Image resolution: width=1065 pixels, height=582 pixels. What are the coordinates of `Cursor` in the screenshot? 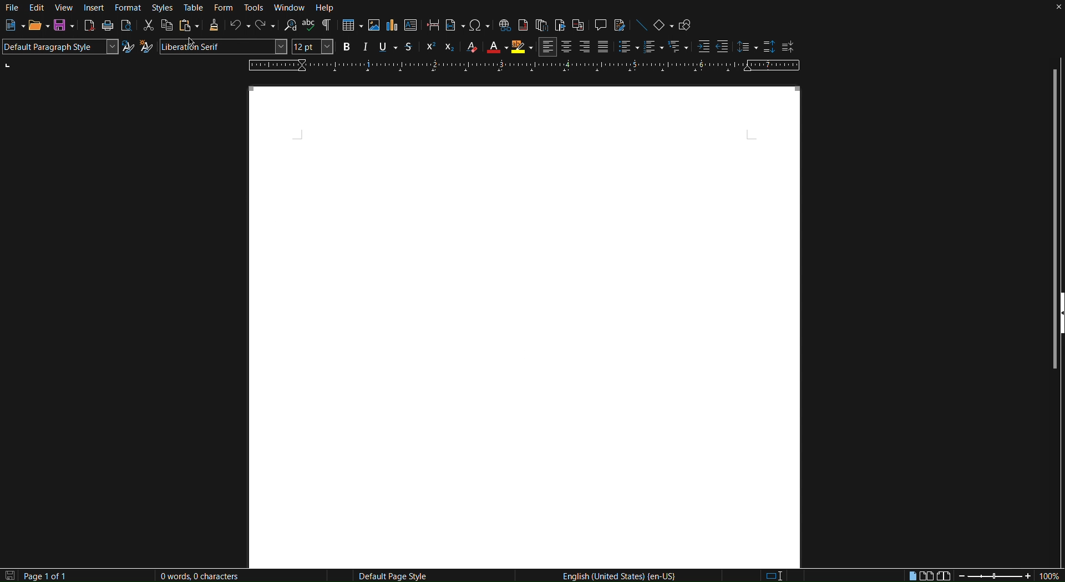 It's located at (202, 49).